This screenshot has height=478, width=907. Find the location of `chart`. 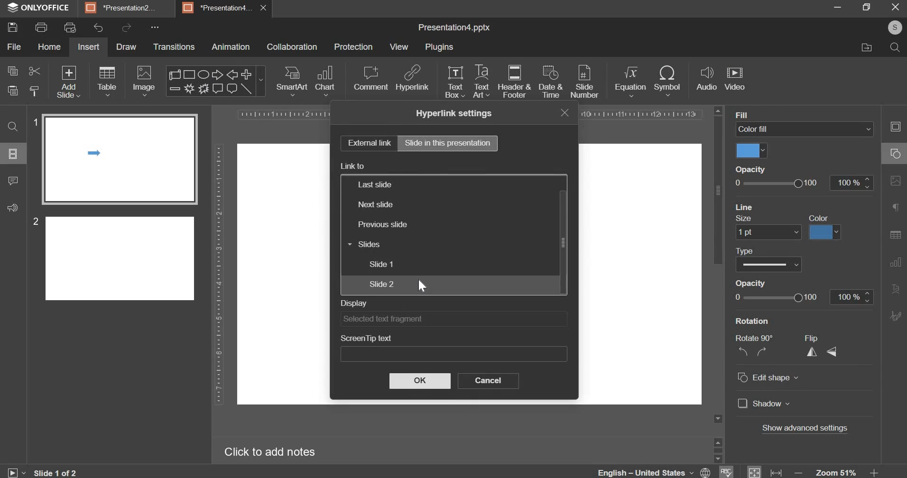

chart is located at coordinates (325, 82).